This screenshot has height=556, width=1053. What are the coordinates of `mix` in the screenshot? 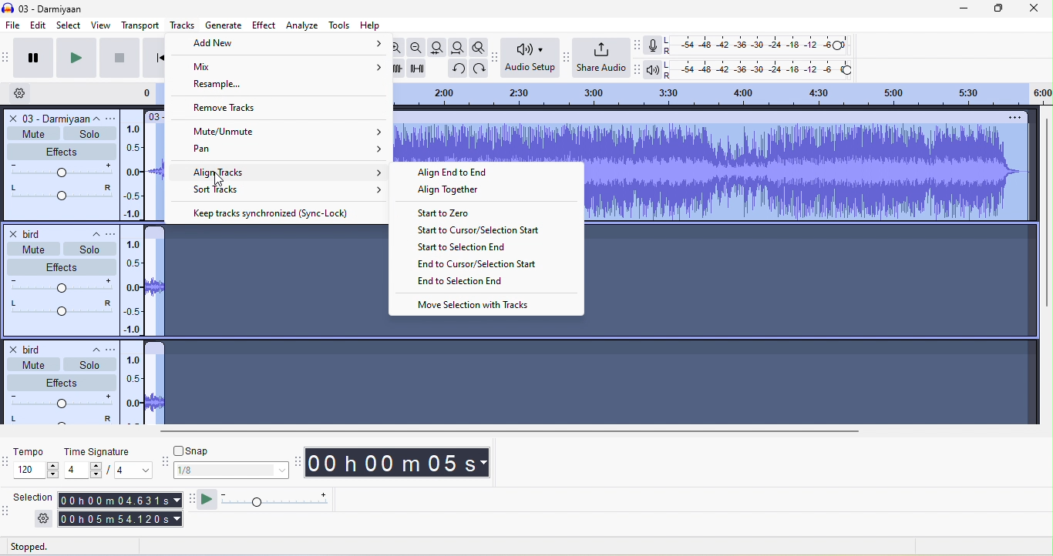 It's located at (278, 67).